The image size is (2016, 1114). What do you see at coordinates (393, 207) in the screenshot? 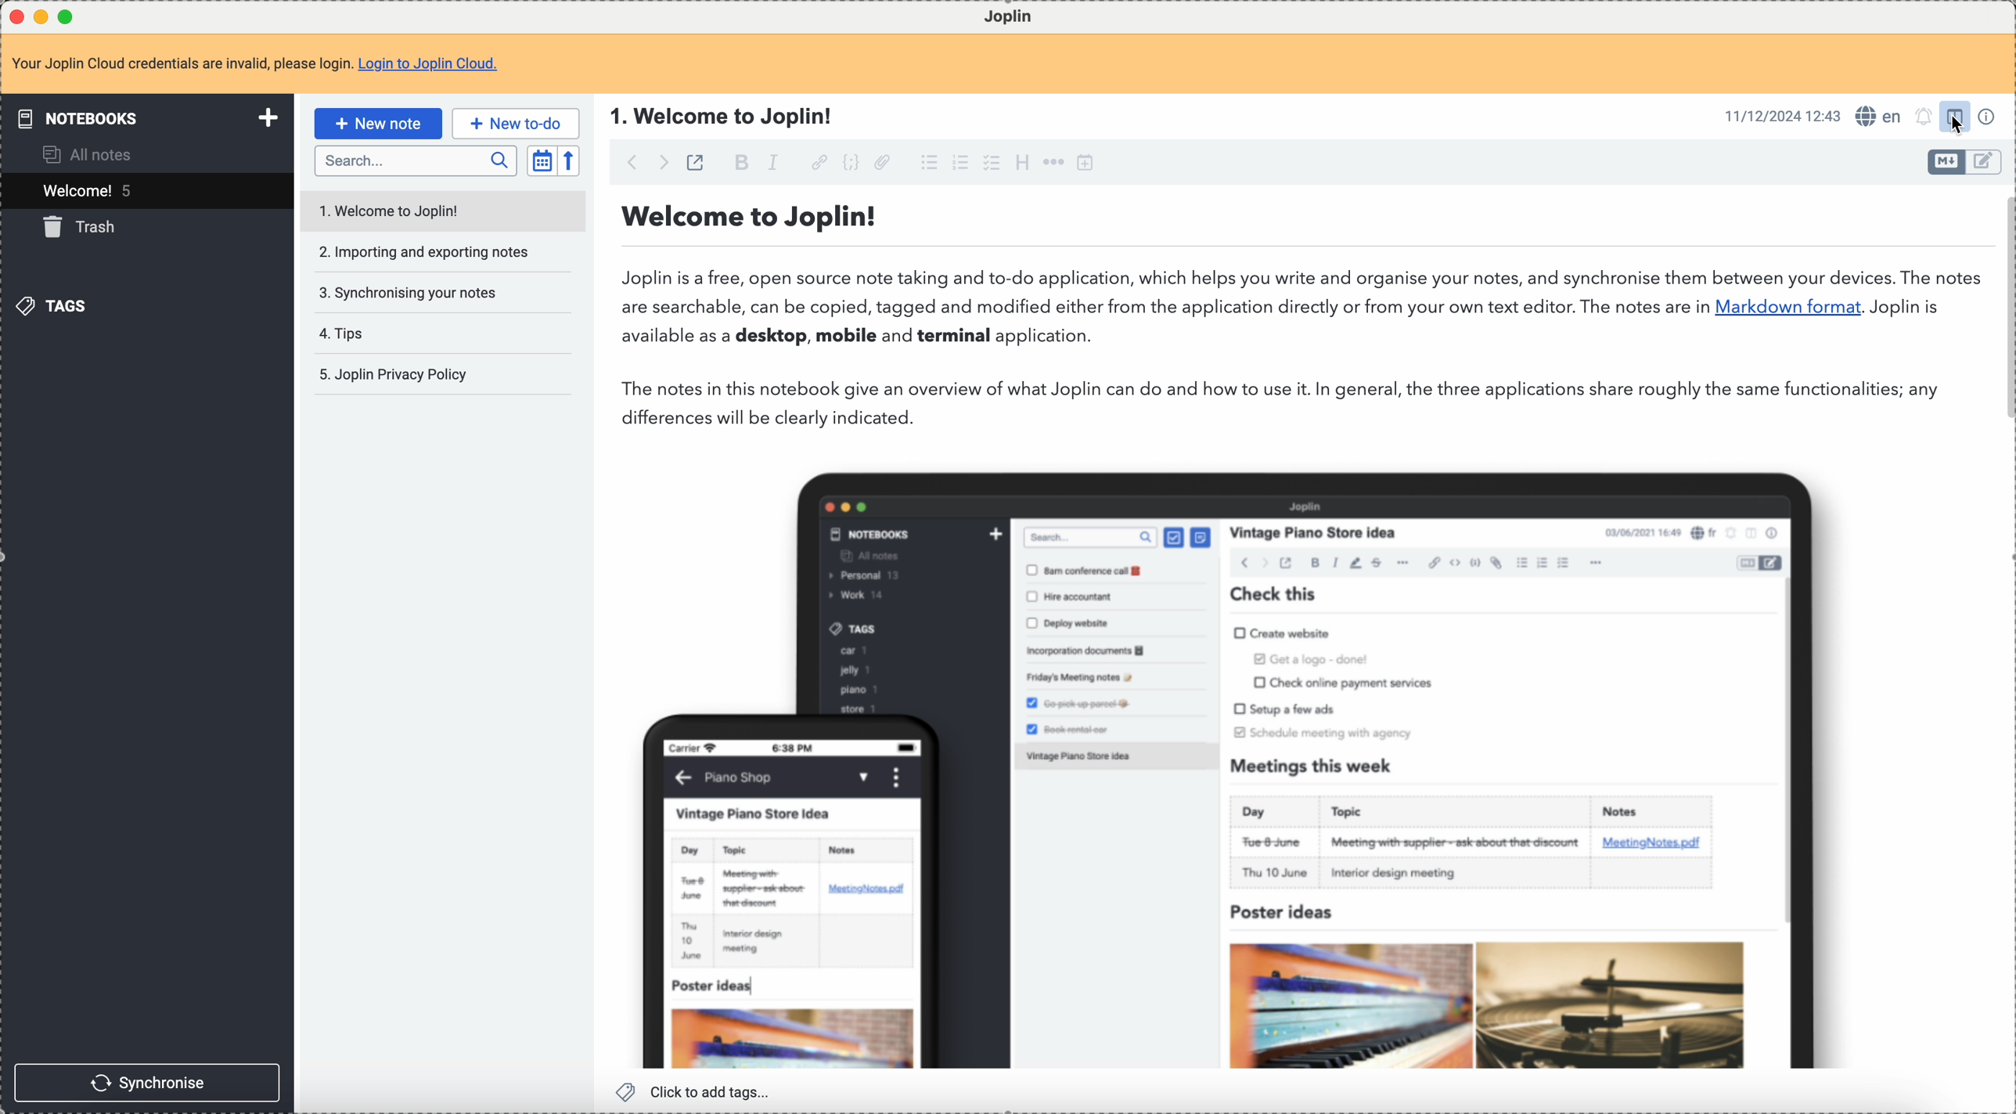
I see `welcome to Joplin` at bounding box center [393, 207].